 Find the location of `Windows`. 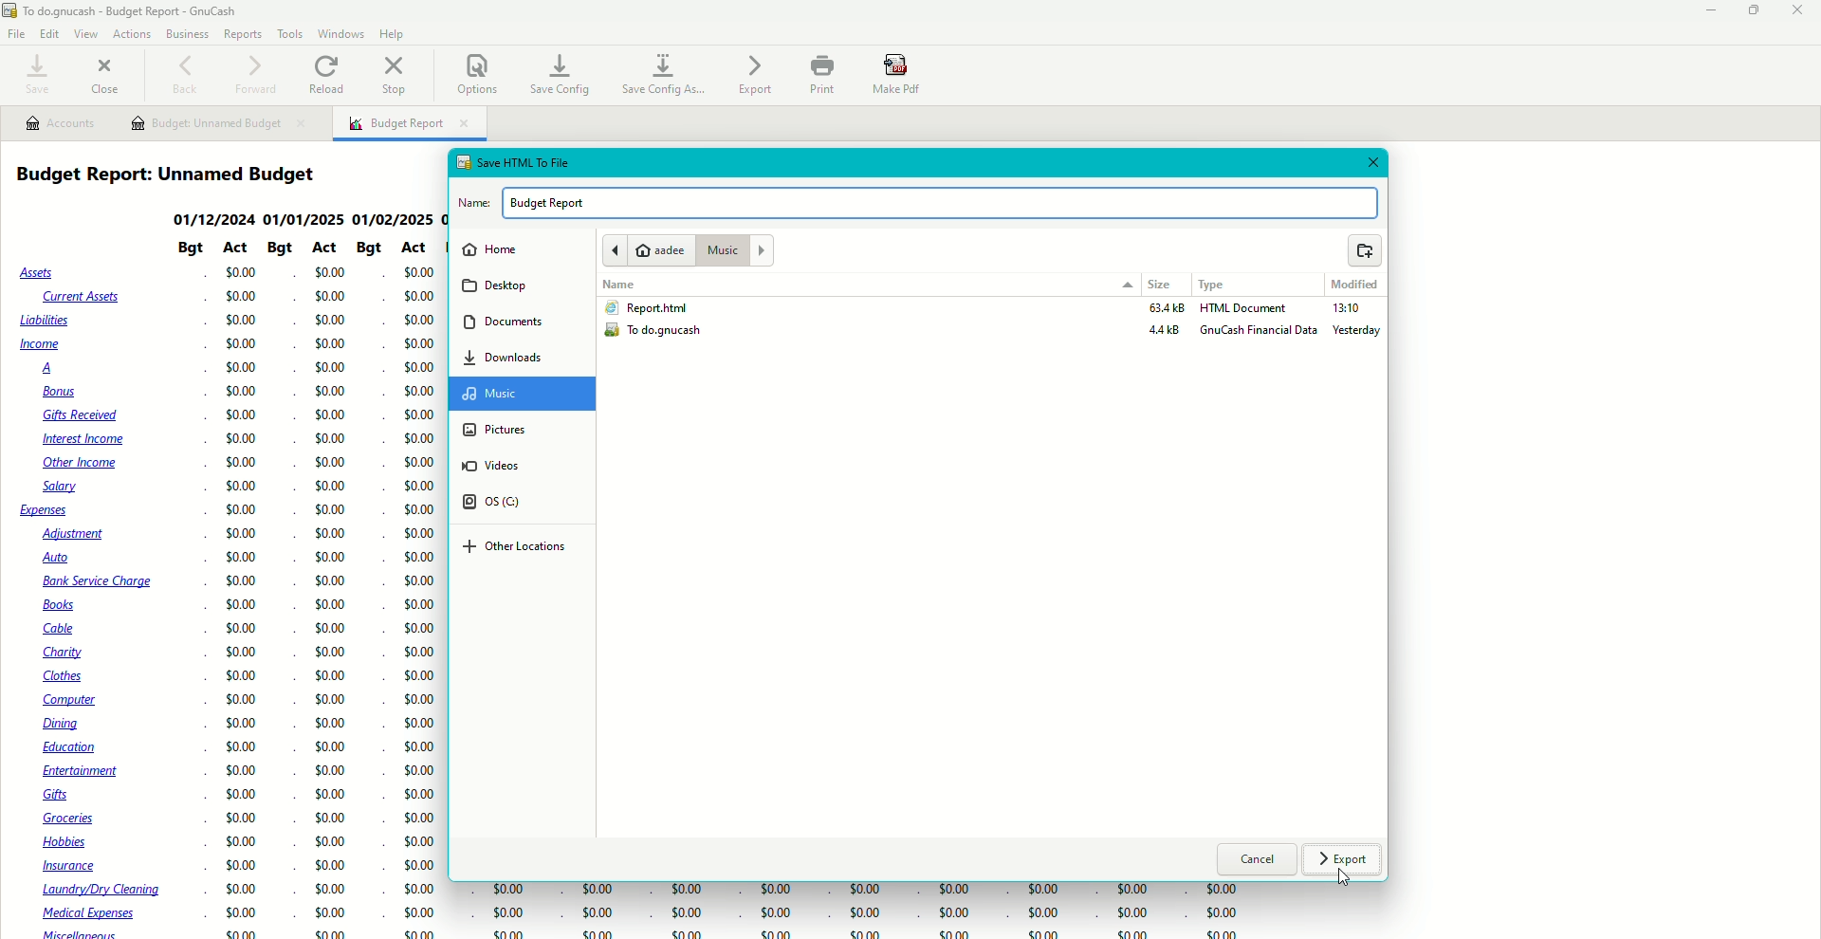

Windows is located at coordinates (343, 33).